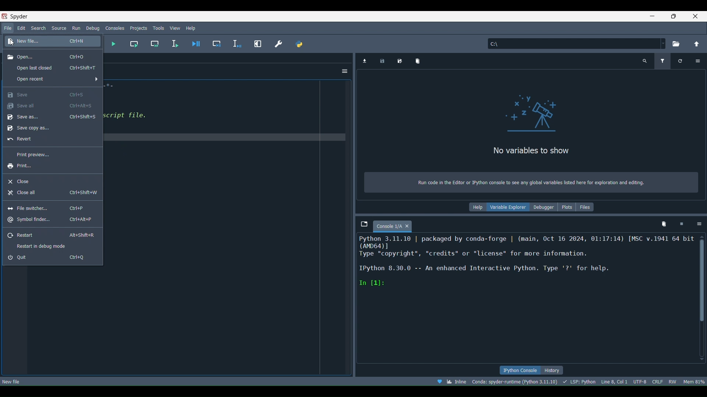 This screenshot has width=707, height=397. What do you see at coordinates (520, 370) in the screenshot?
I see `IPython Console` at bounding box center [520, 370].